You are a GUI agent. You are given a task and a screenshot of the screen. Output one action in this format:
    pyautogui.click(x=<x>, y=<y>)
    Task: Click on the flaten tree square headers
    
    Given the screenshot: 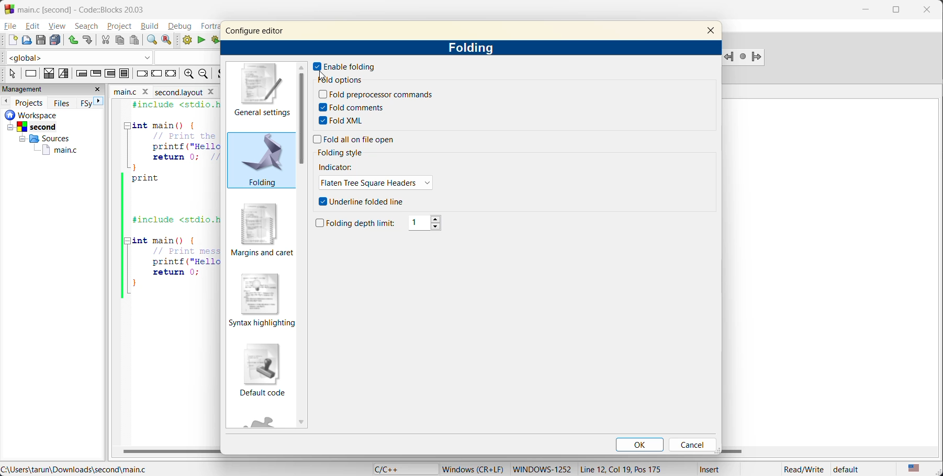 What is the action you would take?
    pyautogui.click(x=378, y=184)
    